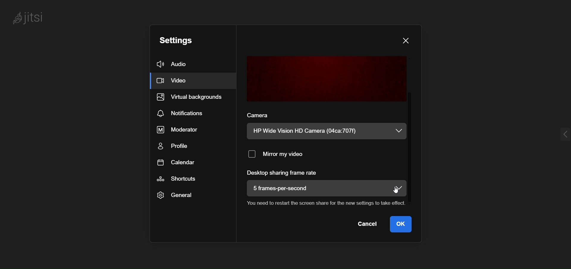 The height and width of the screenshot is (269, 571). I want to click on setting, so click(184, 40).